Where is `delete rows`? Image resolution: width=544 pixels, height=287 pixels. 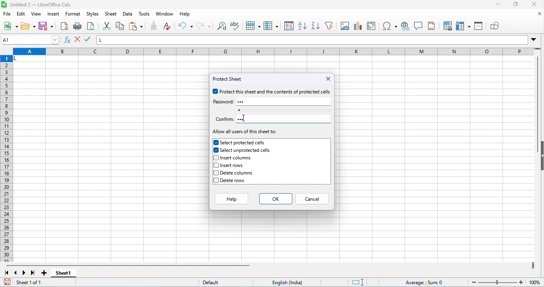
delete rows is located at coordinates (231, 181).